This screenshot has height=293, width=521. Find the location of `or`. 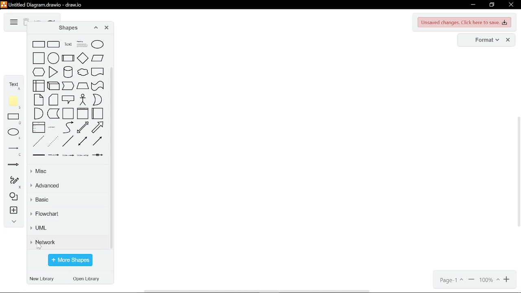

or is located at coordinates (97, 100).